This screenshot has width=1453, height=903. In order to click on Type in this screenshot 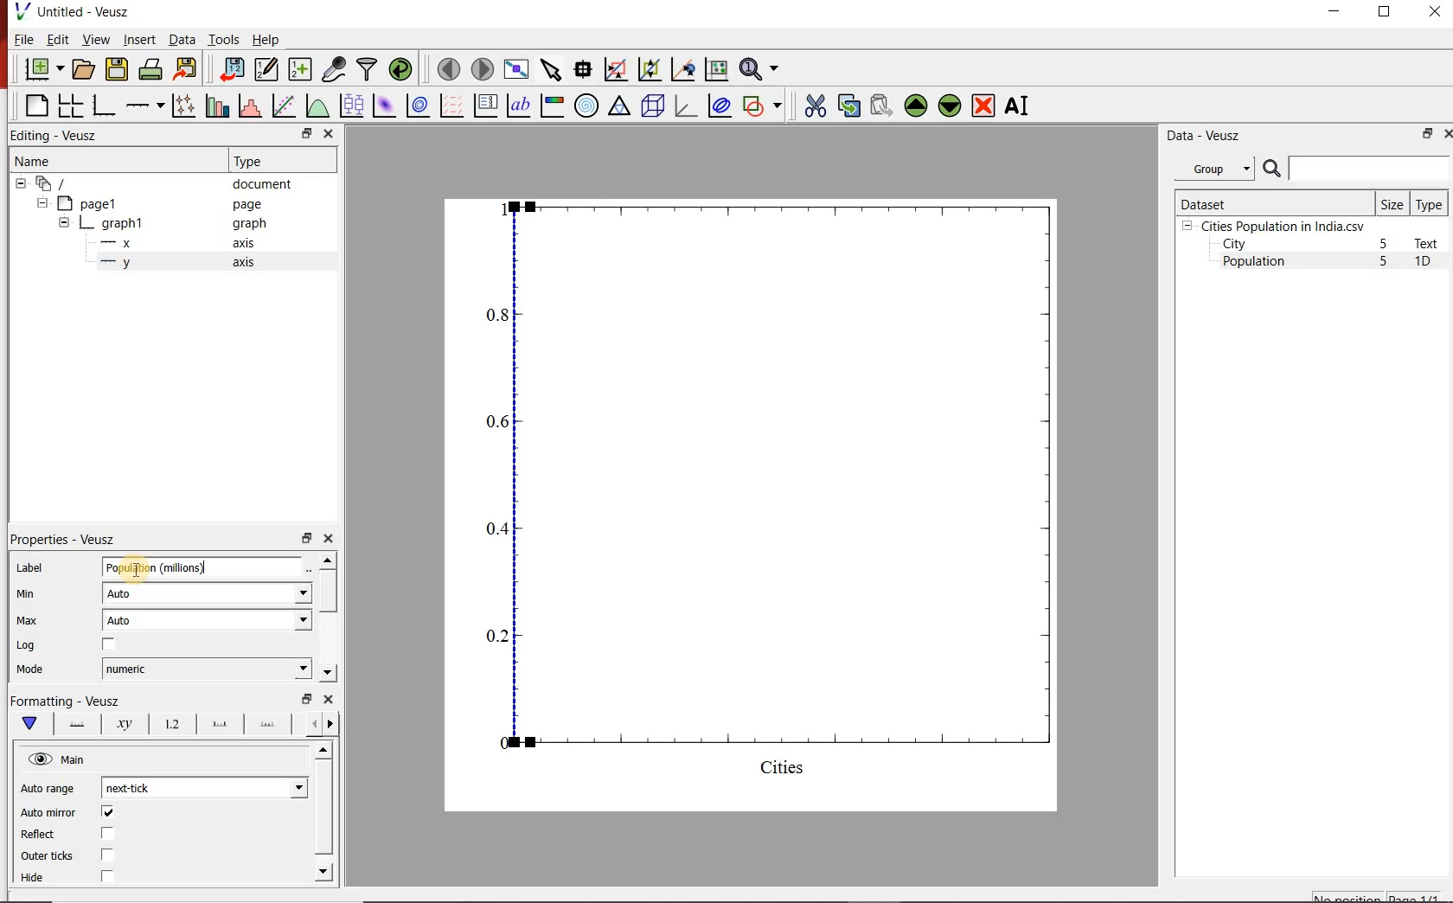, I will do `click(280, 161)`.